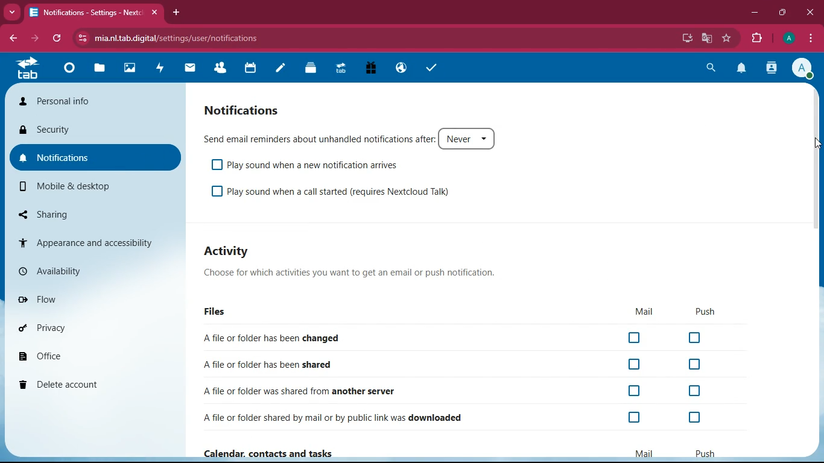  What do you see at coordinates (810, 13) in the screenshot?
I see `close` at bounding box center [810, 13].